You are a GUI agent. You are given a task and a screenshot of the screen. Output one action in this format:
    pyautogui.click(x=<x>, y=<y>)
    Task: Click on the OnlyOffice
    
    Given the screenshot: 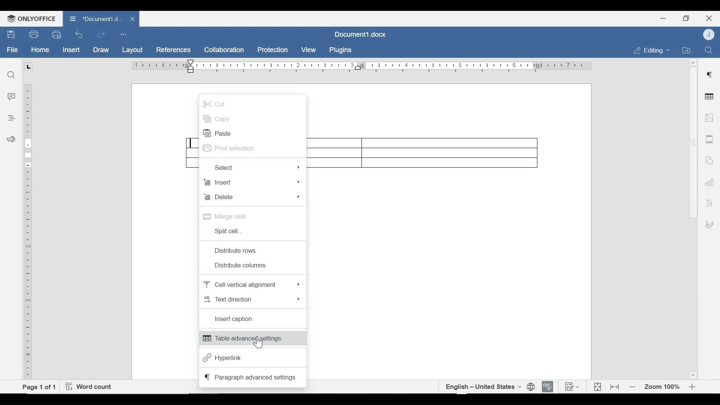 What is the action you would take?
    pyautogui.click(x=30, y=18)
    